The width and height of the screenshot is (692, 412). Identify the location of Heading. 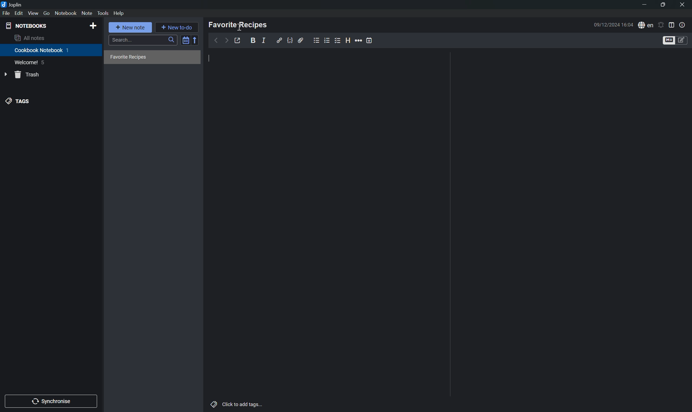
(348, 39).